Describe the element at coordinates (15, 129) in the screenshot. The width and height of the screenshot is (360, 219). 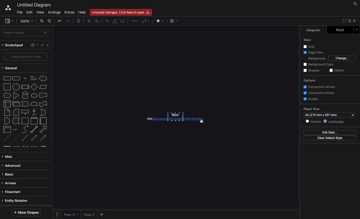
I see `list item` at that location.